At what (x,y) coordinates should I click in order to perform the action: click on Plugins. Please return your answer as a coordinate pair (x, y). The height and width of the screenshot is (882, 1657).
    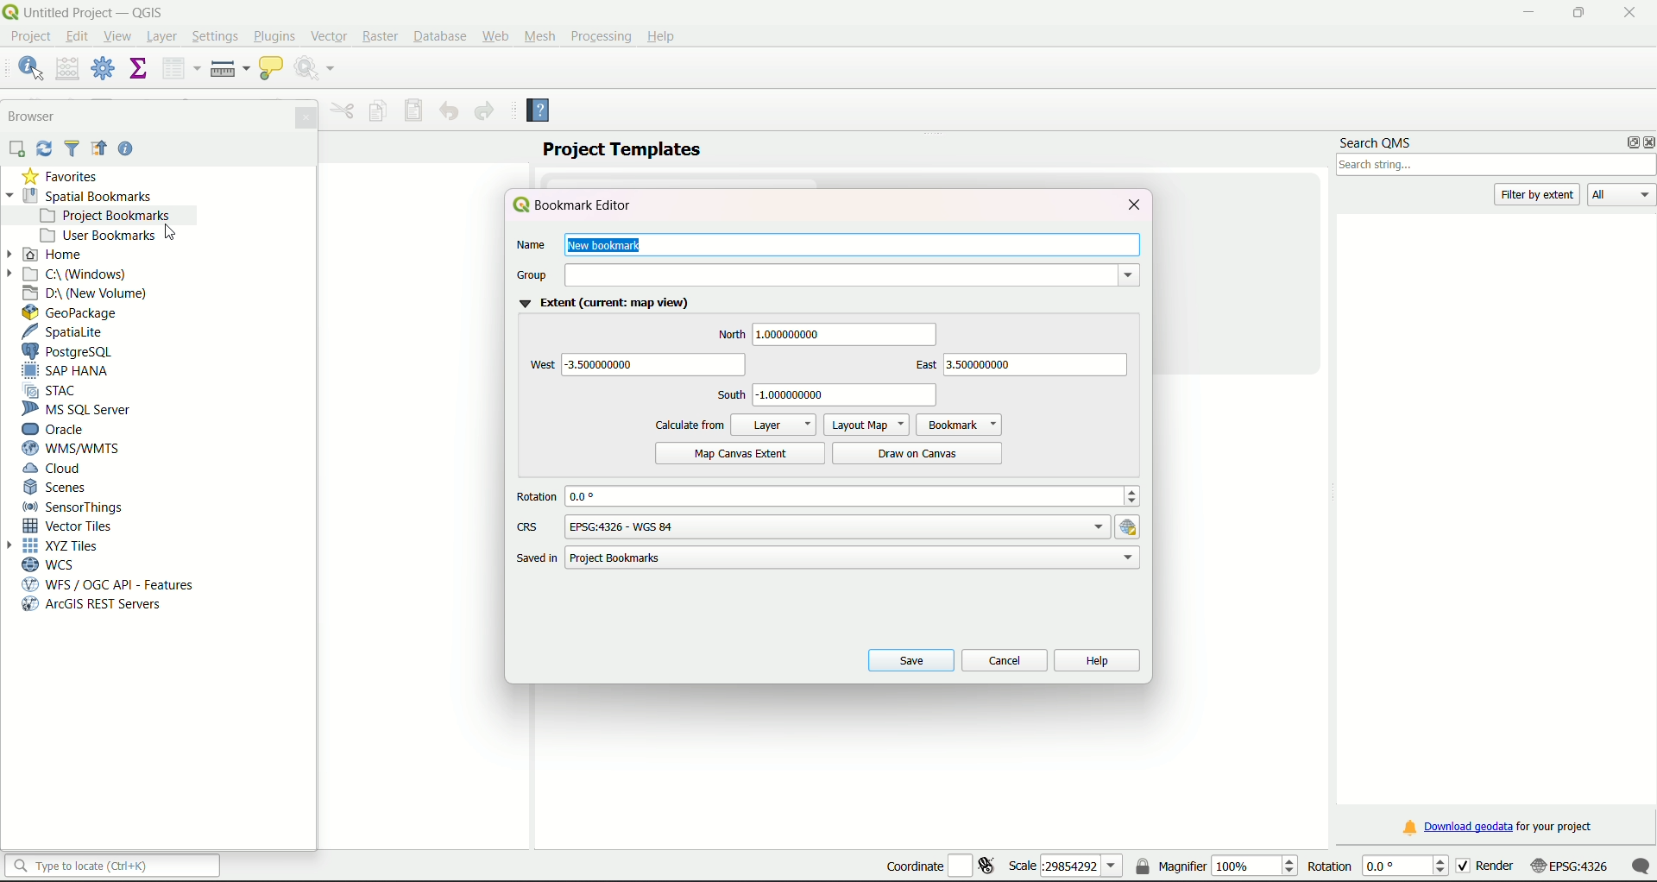
    Looking at the image, I should click on (274, 36).